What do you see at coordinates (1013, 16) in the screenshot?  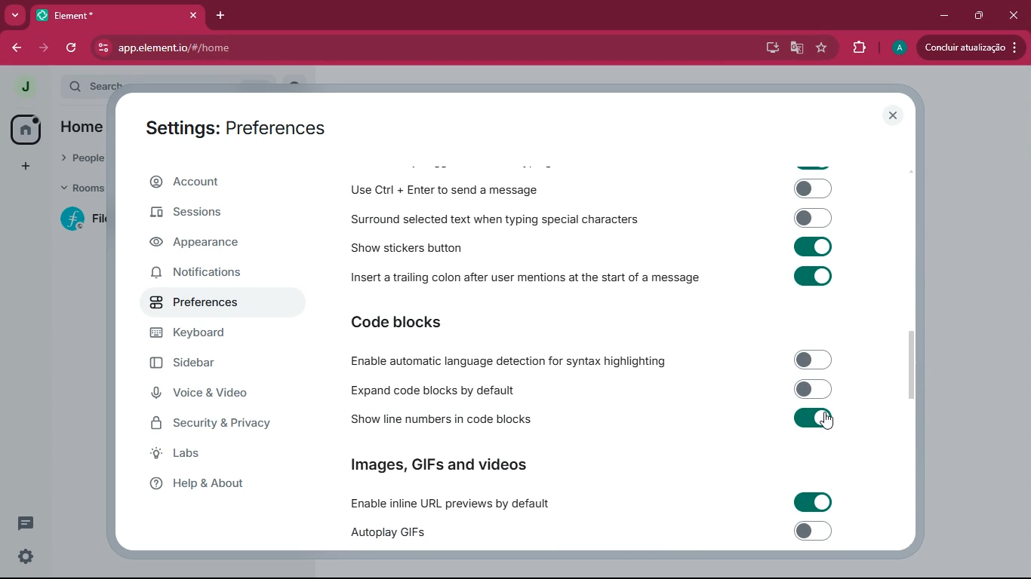 I see `close` at bounding box center [1013, 16].